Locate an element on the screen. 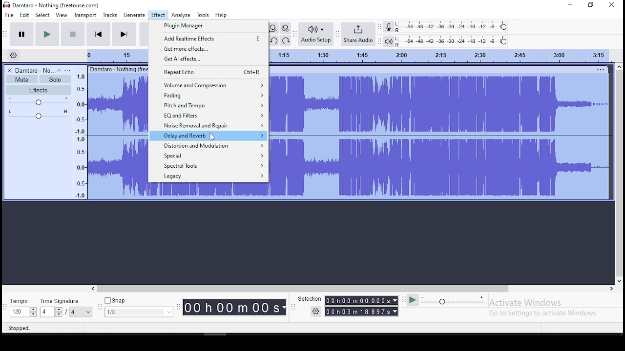 This screenshot has height=351, width=625. file is located at coordinates (9, 14).